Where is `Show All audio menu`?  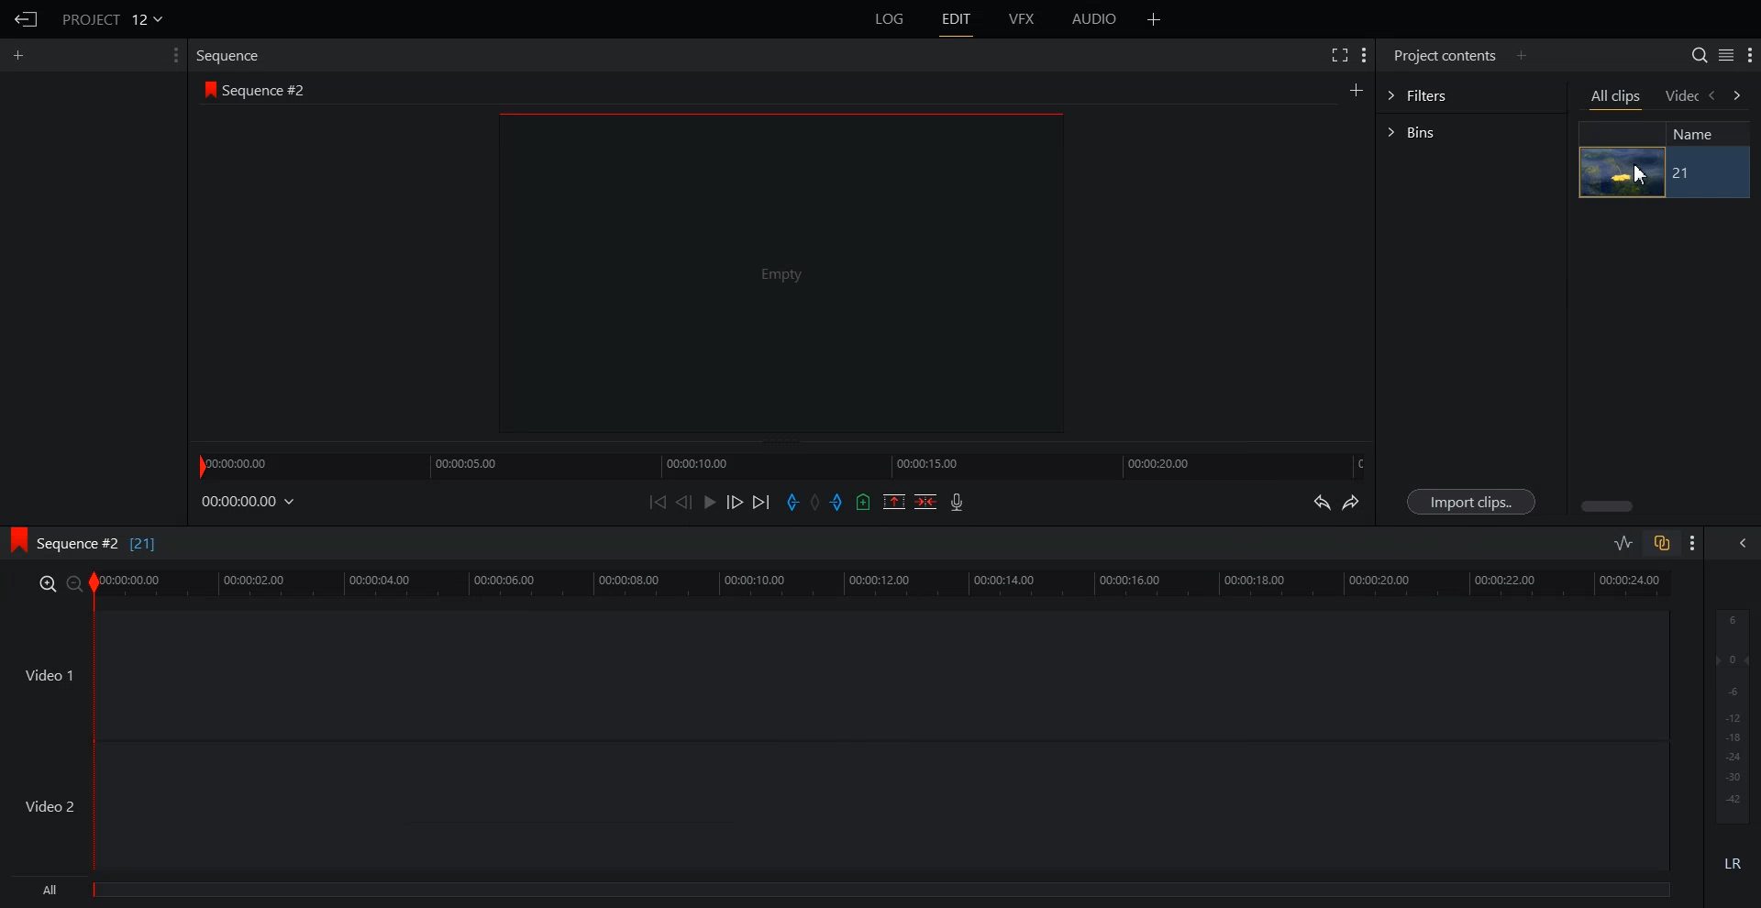
Show All audio menu is located at coordinates (1741, 543).